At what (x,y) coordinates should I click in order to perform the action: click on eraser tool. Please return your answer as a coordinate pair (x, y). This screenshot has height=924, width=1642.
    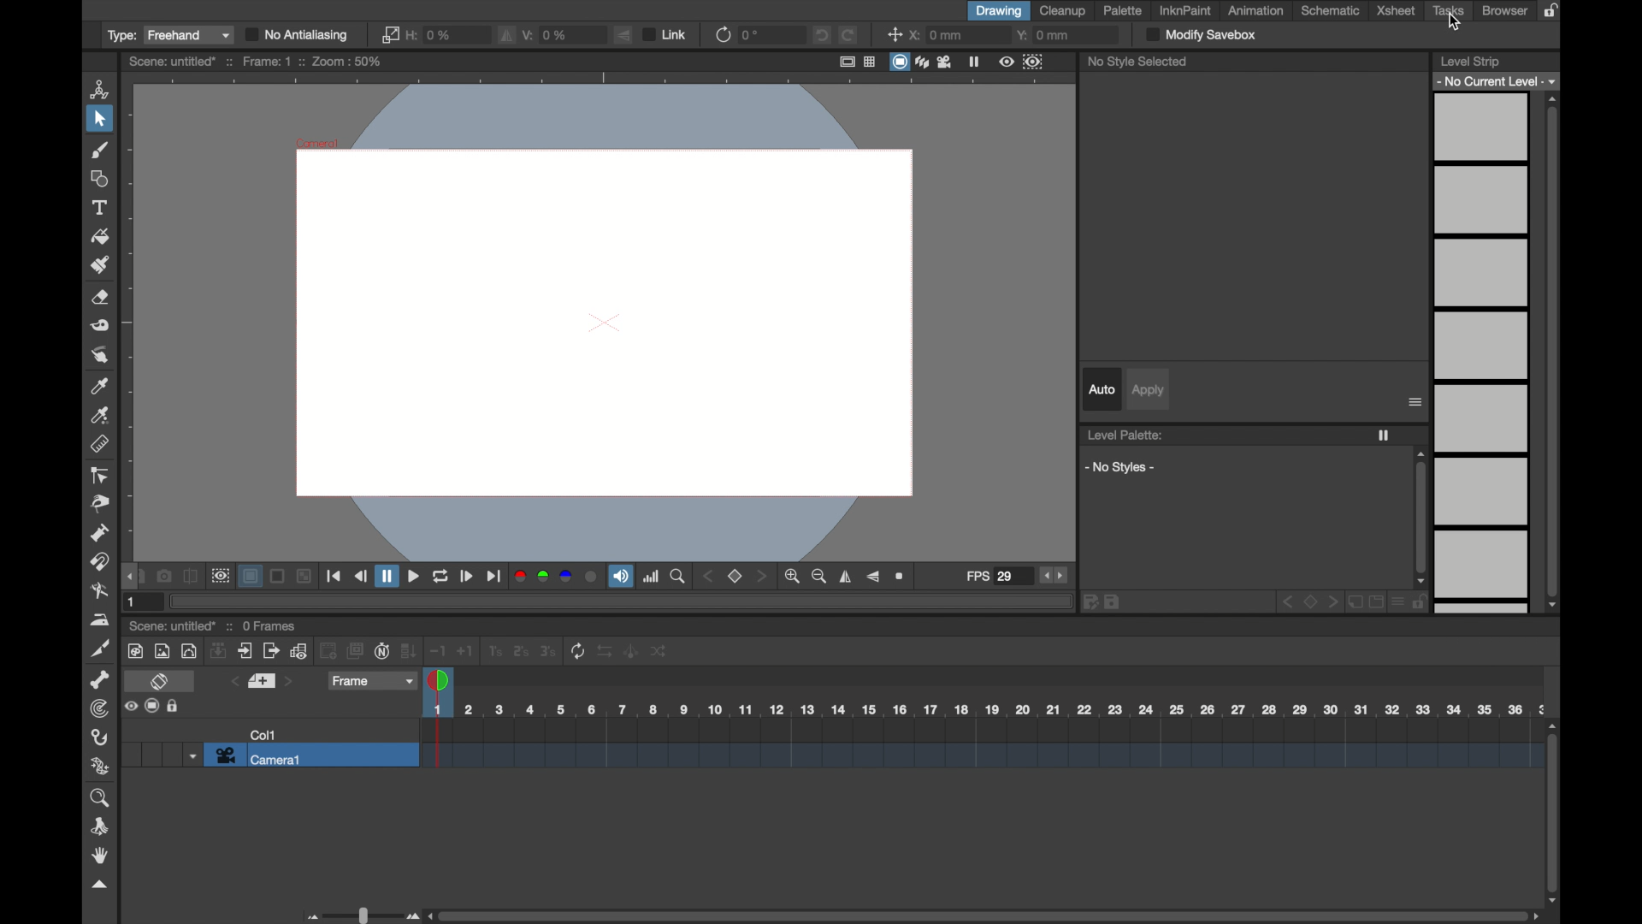
    Looking at the image, I should click on (101, 297).